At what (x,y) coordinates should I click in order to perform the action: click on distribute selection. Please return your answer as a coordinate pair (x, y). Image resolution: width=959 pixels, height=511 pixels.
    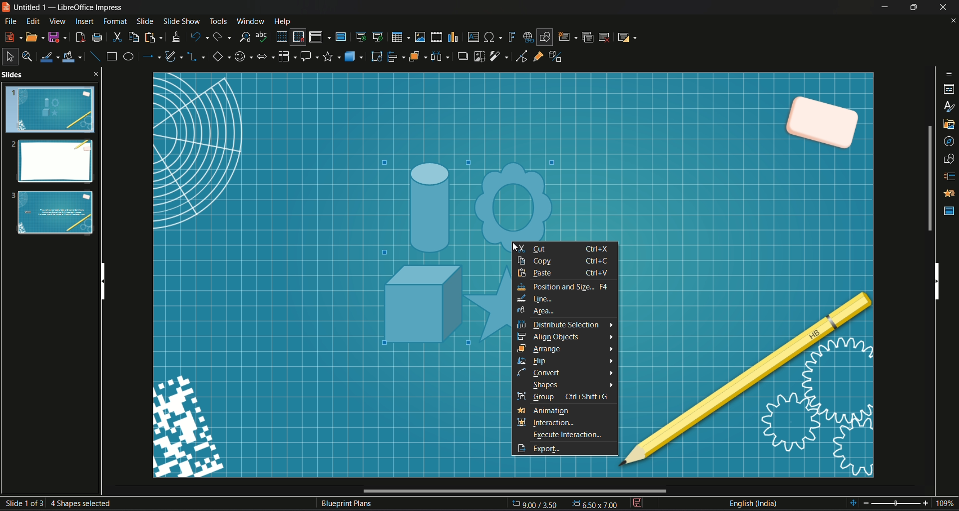
    Looking at the image, I should click on (559, 325).